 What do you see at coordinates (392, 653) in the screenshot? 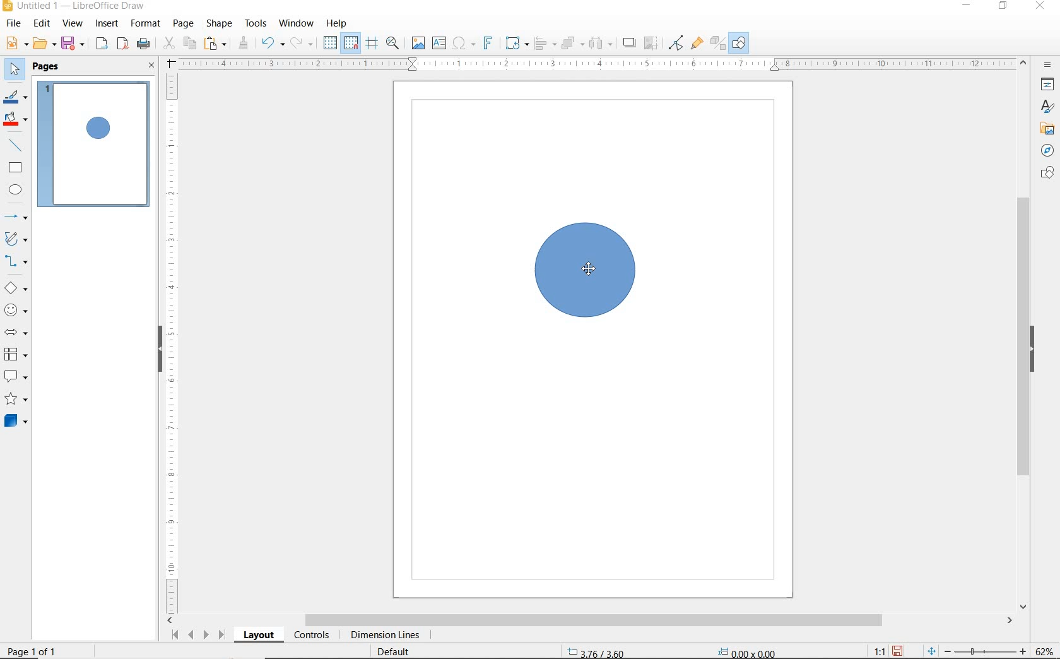
I see `DEFAULT` at bounding box center [392, 653].